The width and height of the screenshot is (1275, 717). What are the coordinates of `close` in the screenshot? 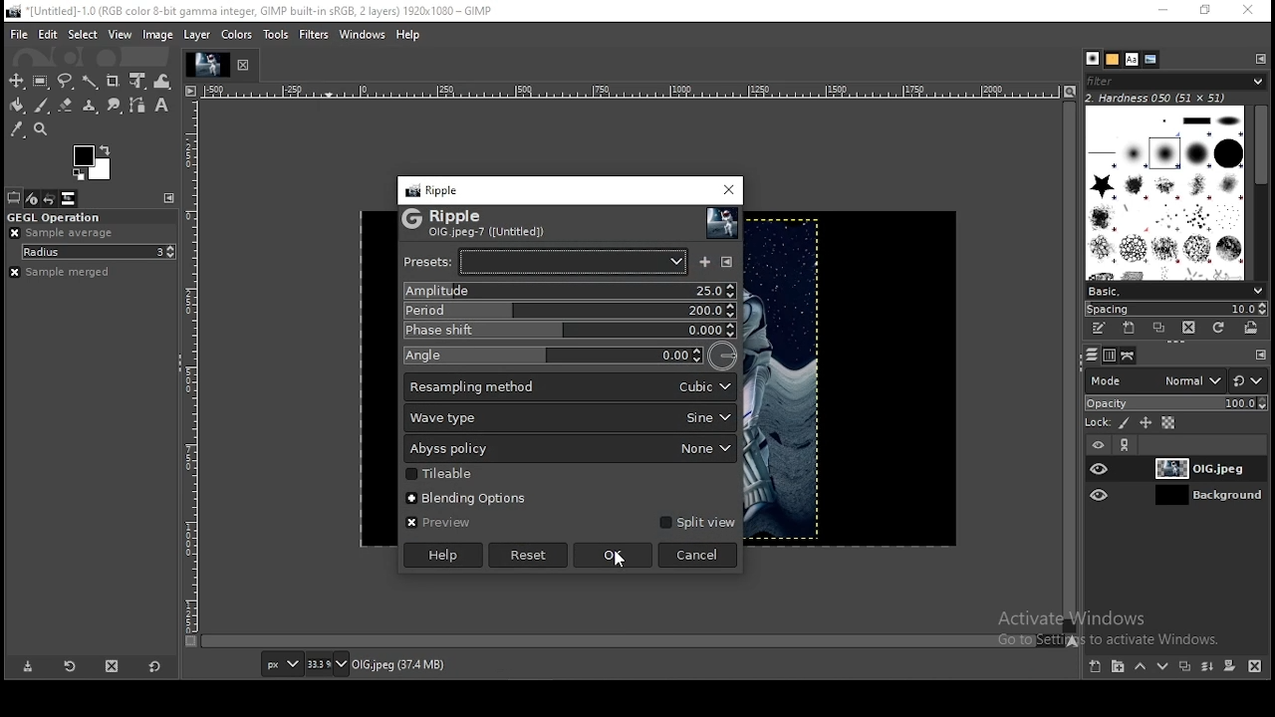 It's located at (249, 67).